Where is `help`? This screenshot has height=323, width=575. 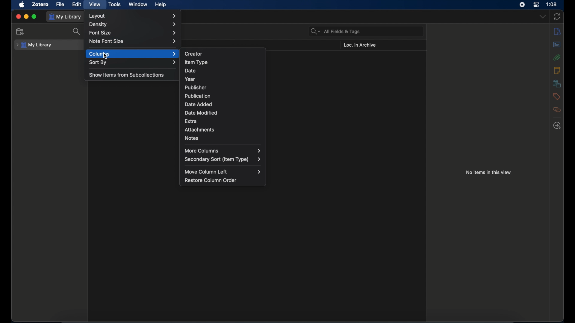 help is located at coordinates (161, 5).